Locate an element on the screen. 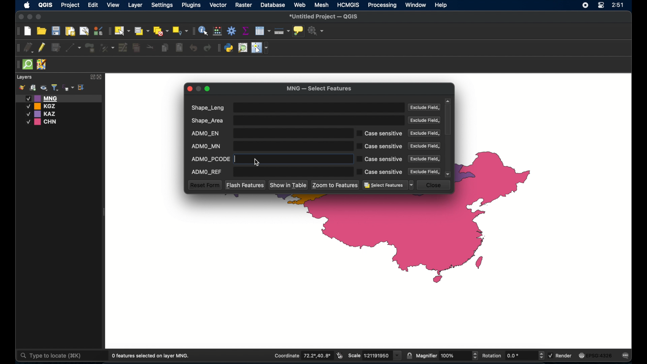 The width and height of the screenshot is (647, 364). Exclude field is located at coordinates (424, 133).